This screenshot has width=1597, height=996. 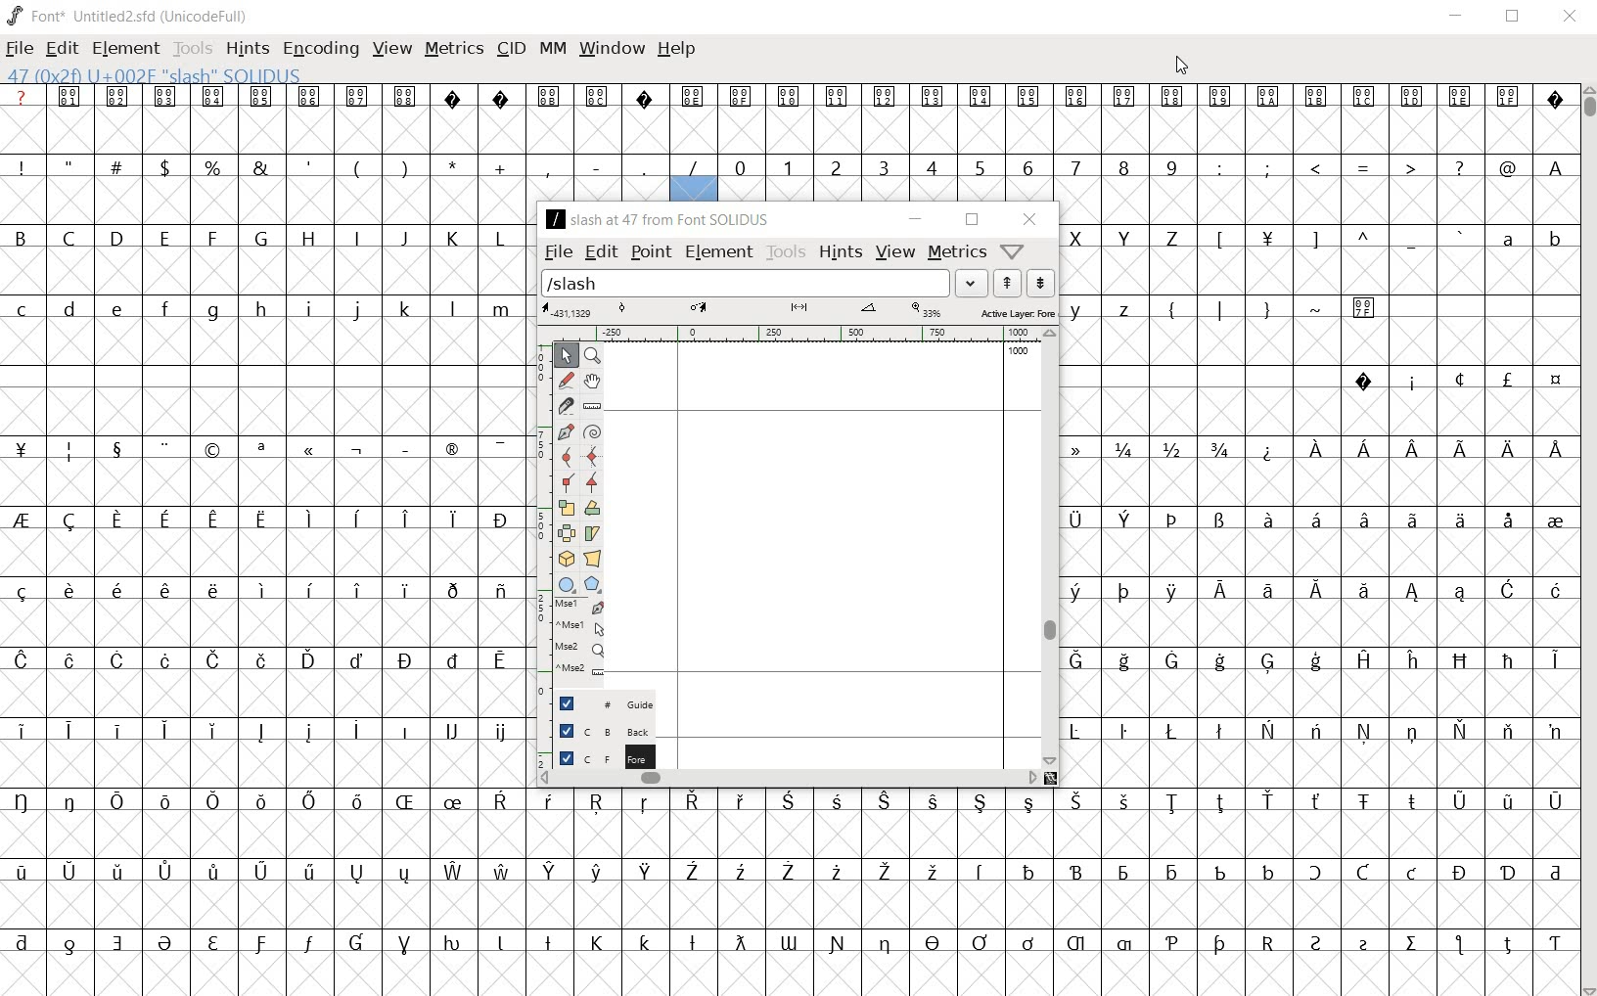 What do you see at coordinates (269, 521) in the screenshot?
I see `special letters` at bounding box center [269, 521].